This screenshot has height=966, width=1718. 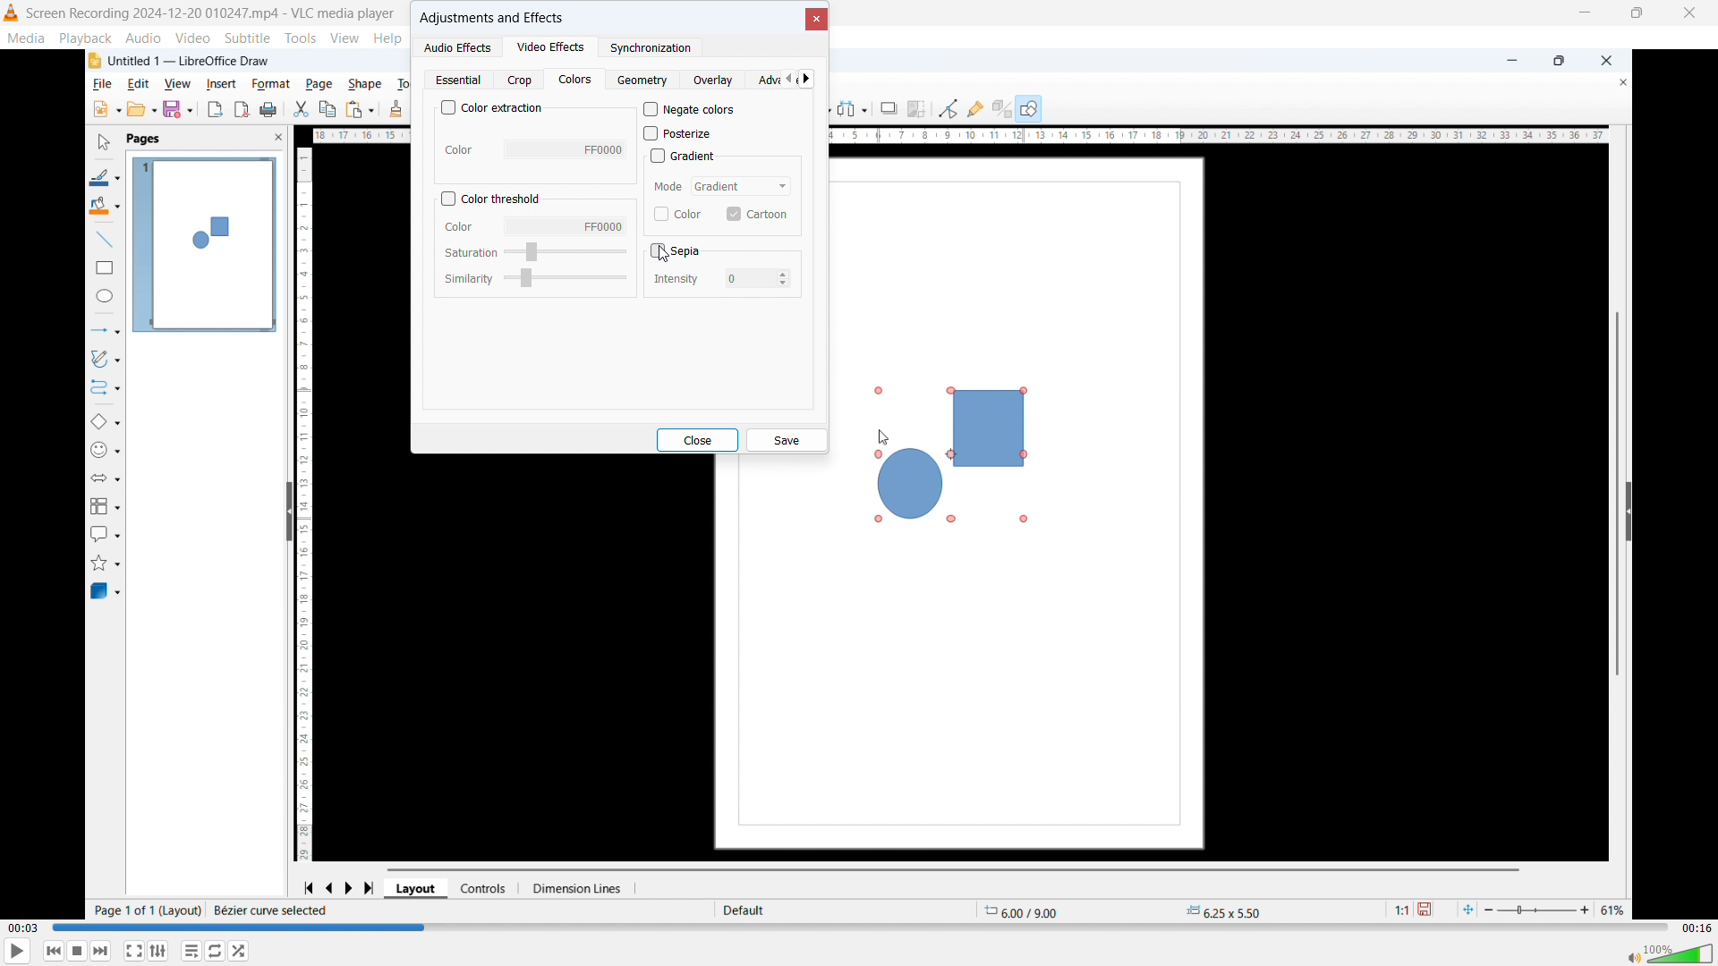 What do you see at coordinates (859, 926) in the screenshot?
I see `Time bar ` at bounding box center [859, 926].